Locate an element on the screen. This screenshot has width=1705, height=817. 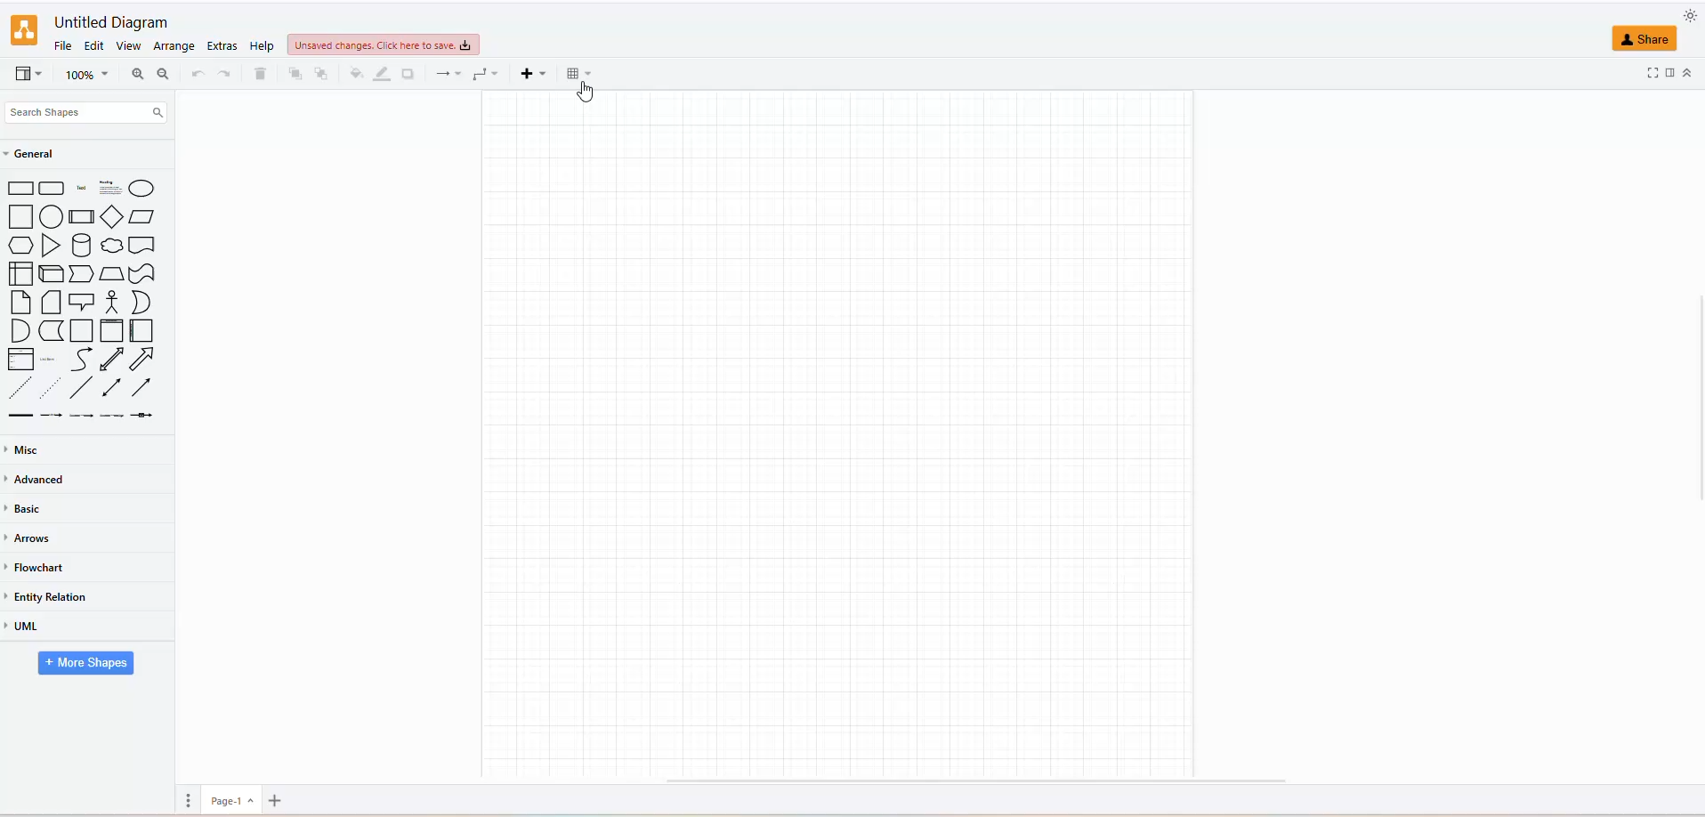
miscellaneous is located at coordinates (26, 450).